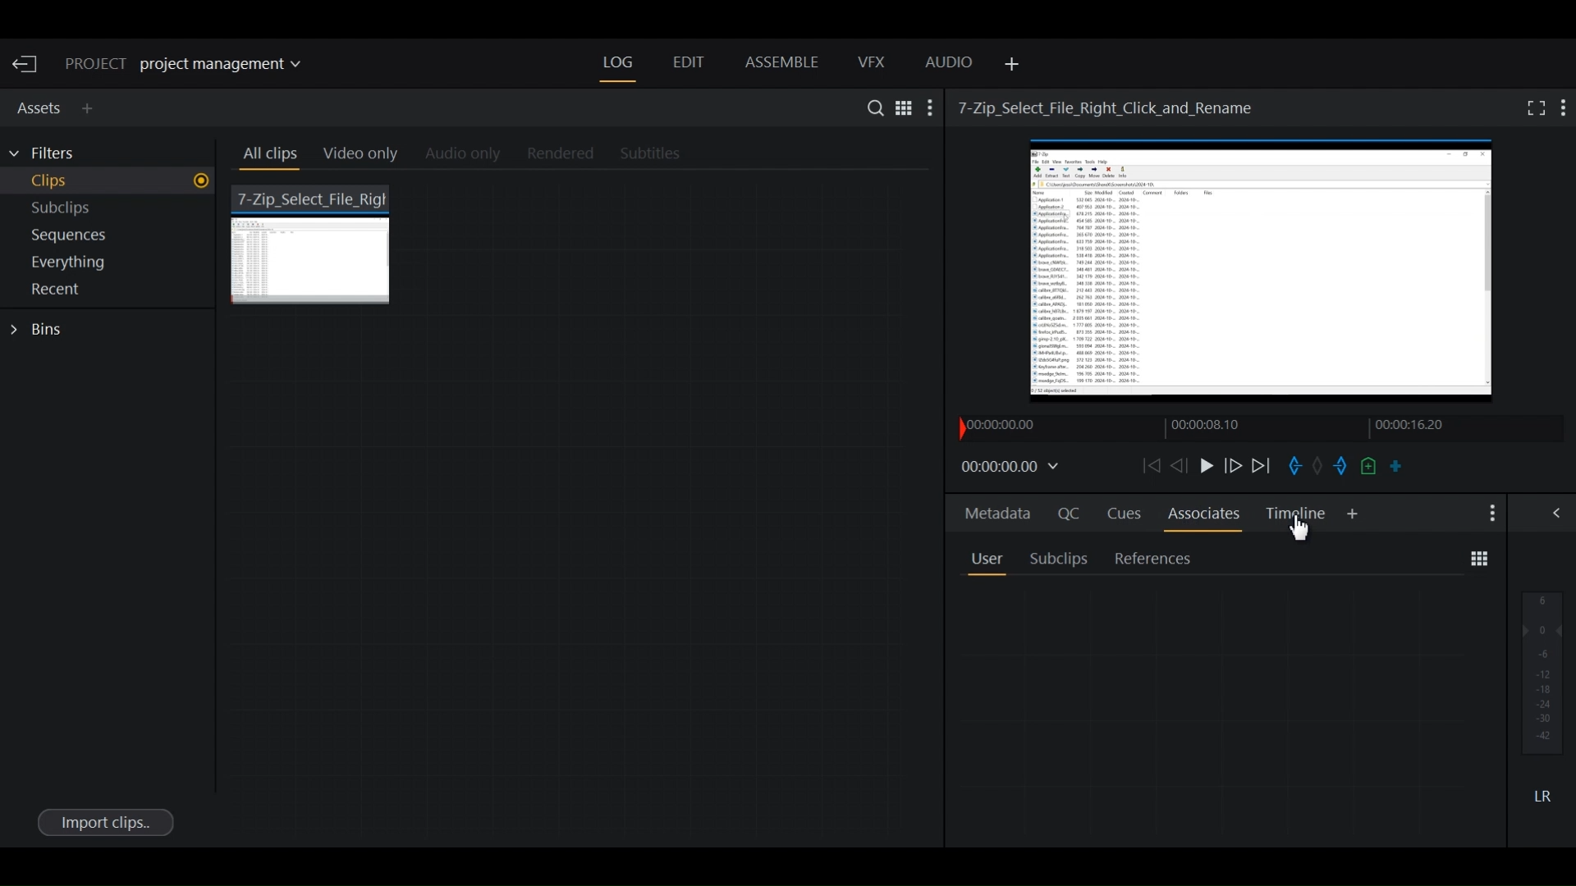 This screenshot has width=1576, height=886. Describe the element at coordinates (1264, 275) in the screenshot. I see `Media Viewer` at that location.